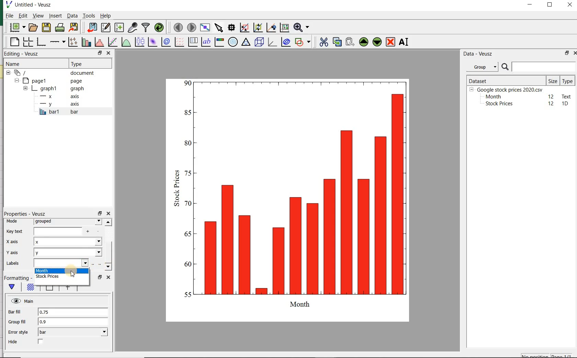  Describe the element at coordinates (86, 63) in the screenshot. I see `Type` at that location.